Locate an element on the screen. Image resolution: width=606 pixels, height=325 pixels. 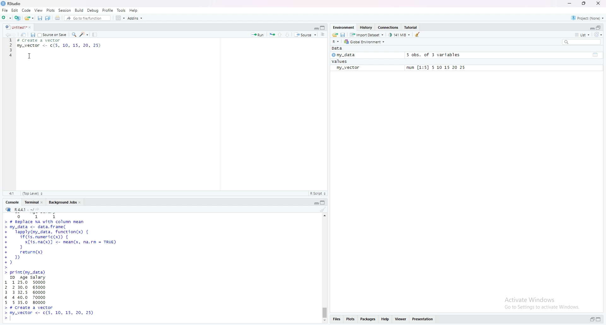
refresh list is located at coordinates (599, 35).